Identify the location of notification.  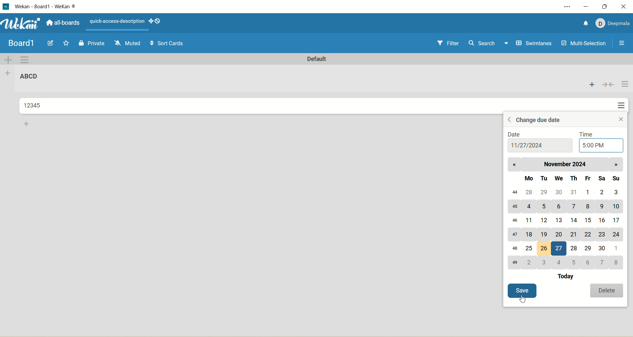
(586, 23).